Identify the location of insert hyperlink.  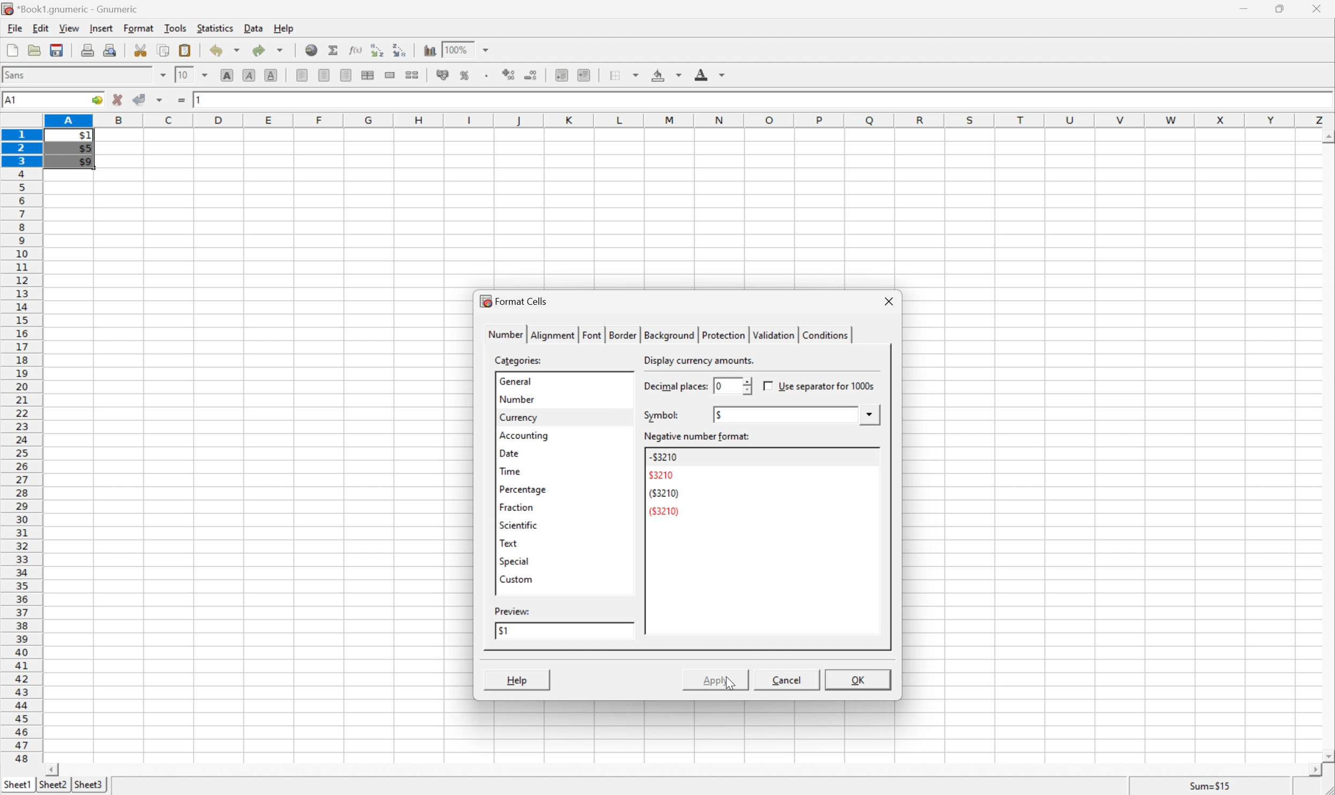
(312, 49).